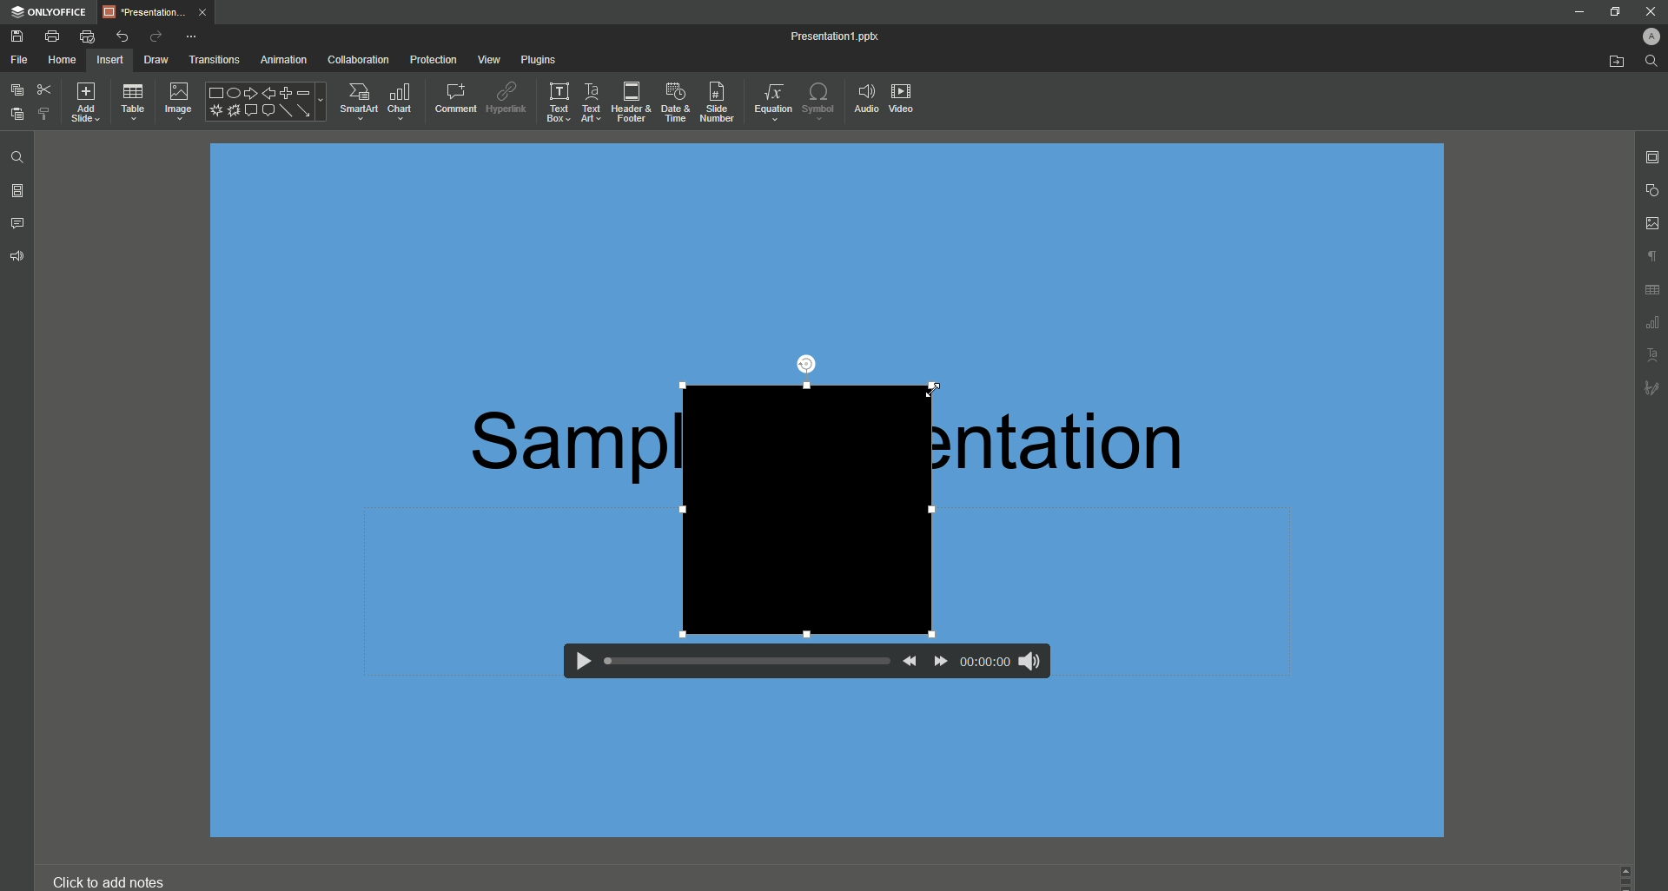 The height and width of the screenshot is (891, 1668). I want to click on Redo, so click(155, 36).